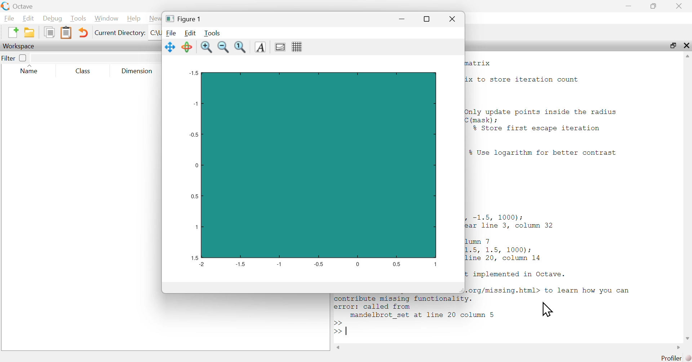 The width and height of the screenshot is (692, 362). What do you see at coordinates (28, 18) in the screenshot?
I see `Edit` at bounding box center [28, 18].